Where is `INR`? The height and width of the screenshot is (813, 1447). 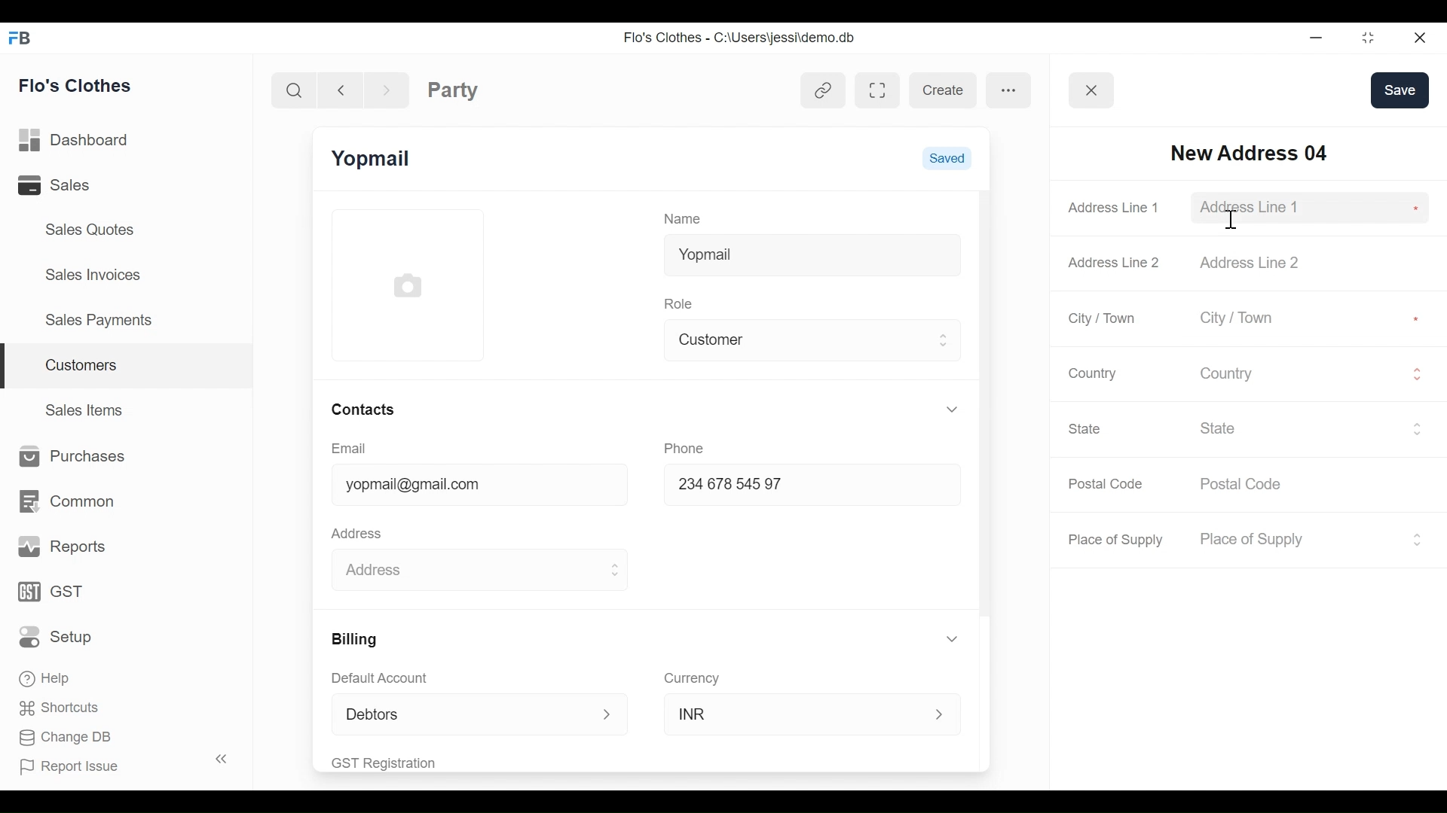 INR is located at coordinates (796, 713).